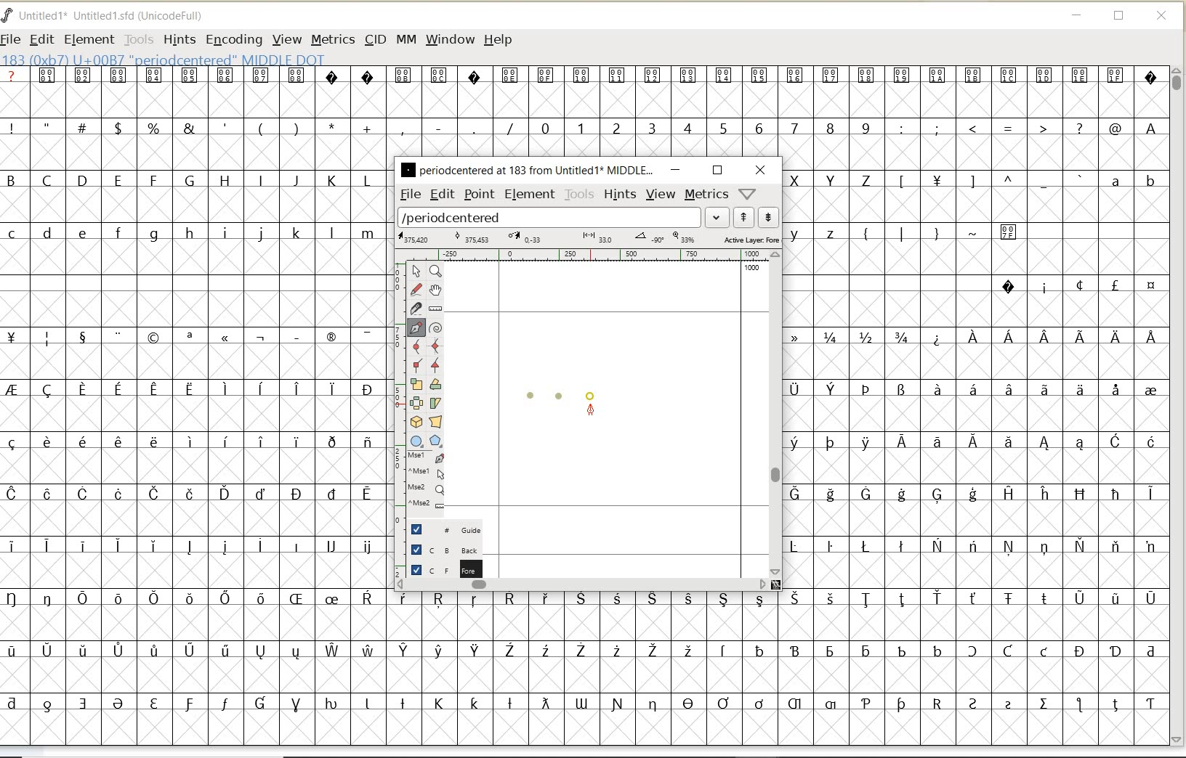  What do you see at coordinates (988, 182) in the screenshot?
I see `` at bounding box center [988, 182].